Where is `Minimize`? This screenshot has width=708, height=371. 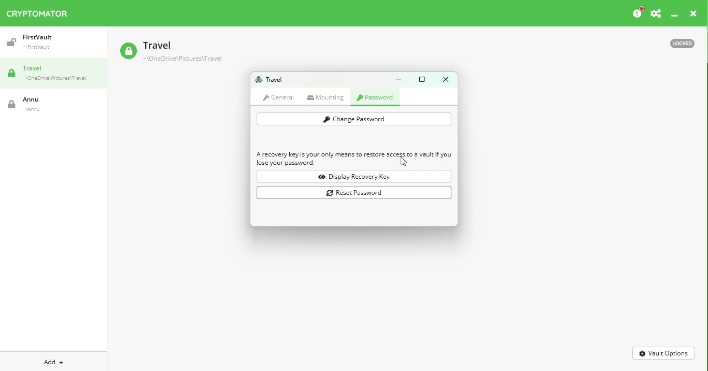
Minimize is located at coordinates (675, 16).